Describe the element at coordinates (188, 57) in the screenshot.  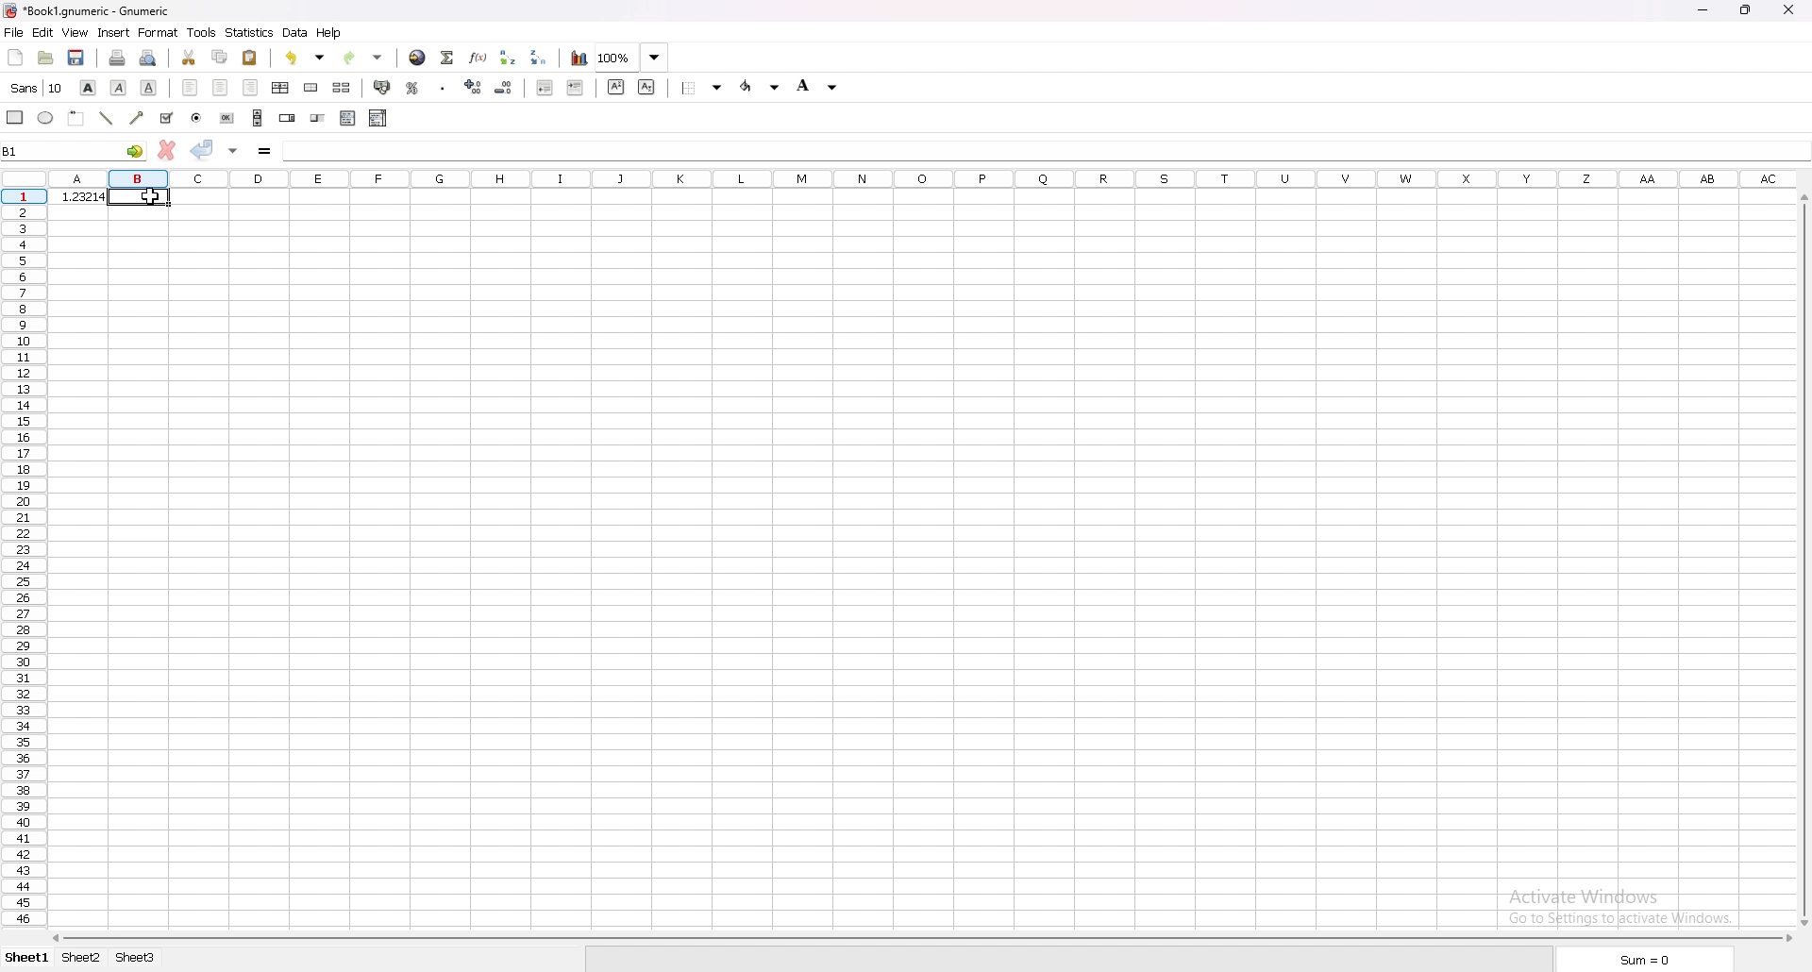
I see `cut` at that location.